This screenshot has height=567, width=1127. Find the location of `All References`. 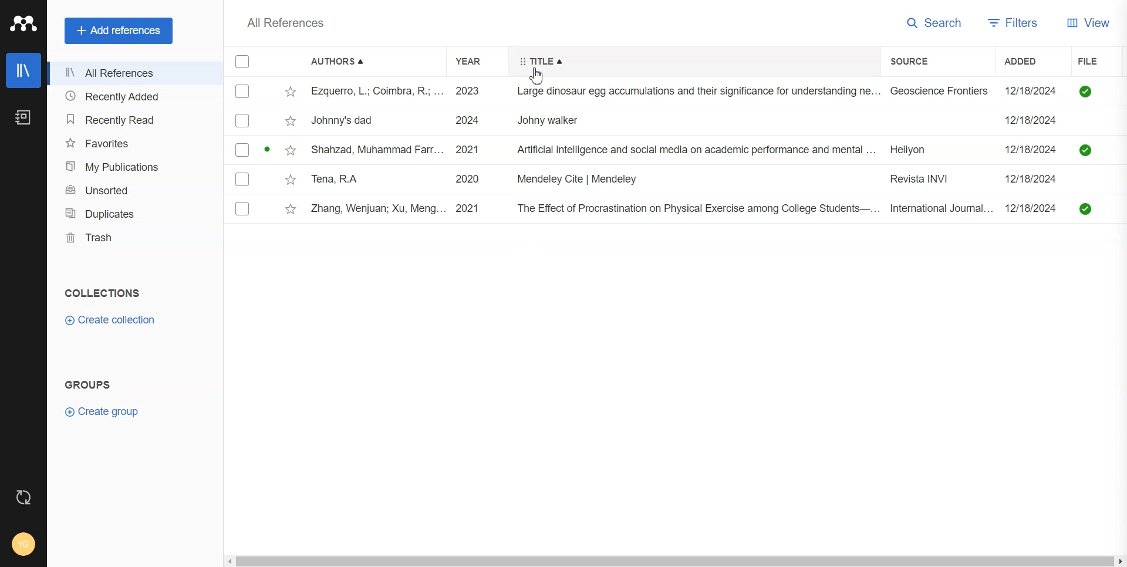

All References is located at coordinates (133, 73).